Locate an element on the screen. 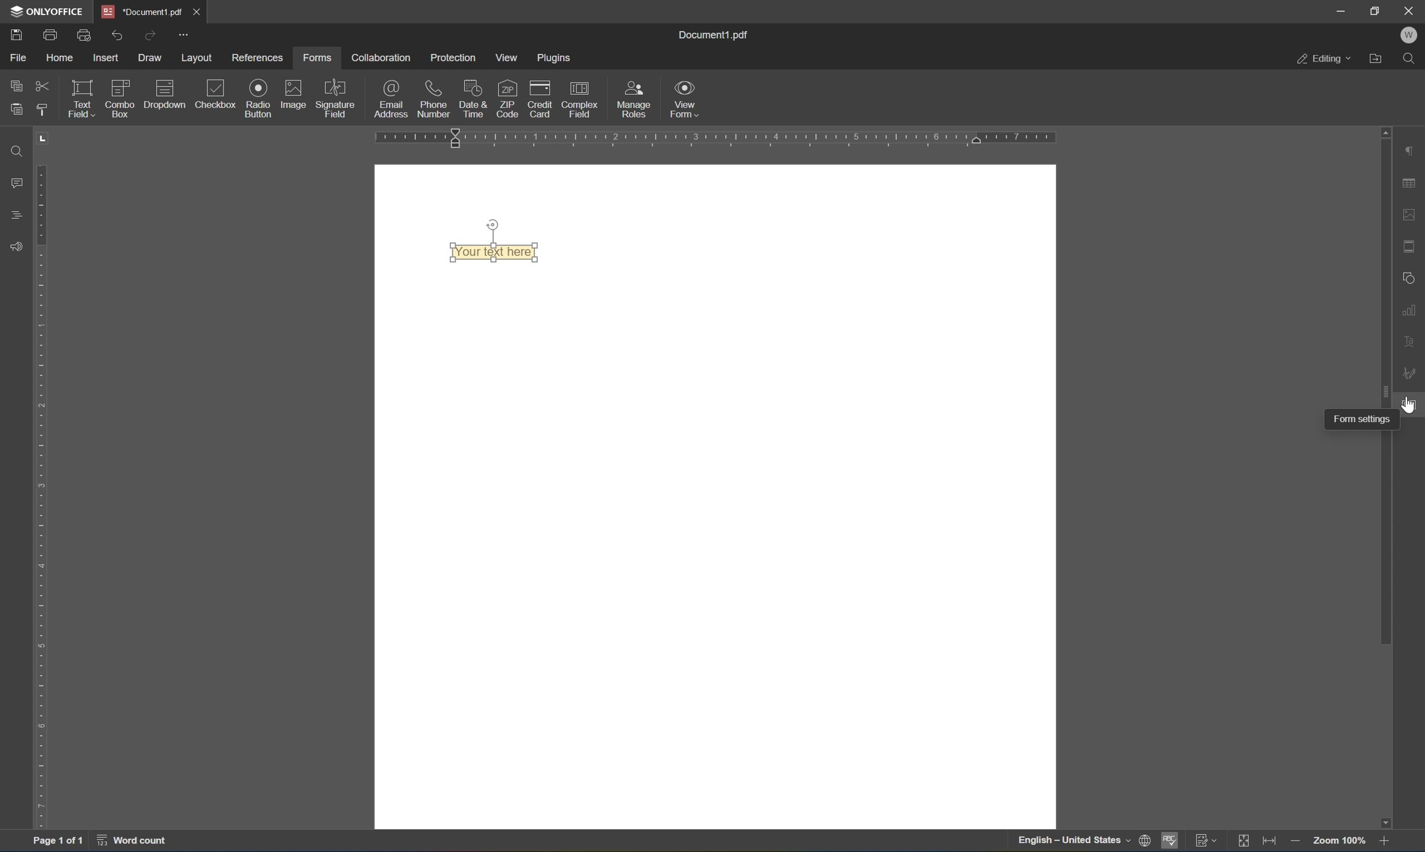 This screenshot has width=1425, height=852. view form is located at coordinates (685, 99).